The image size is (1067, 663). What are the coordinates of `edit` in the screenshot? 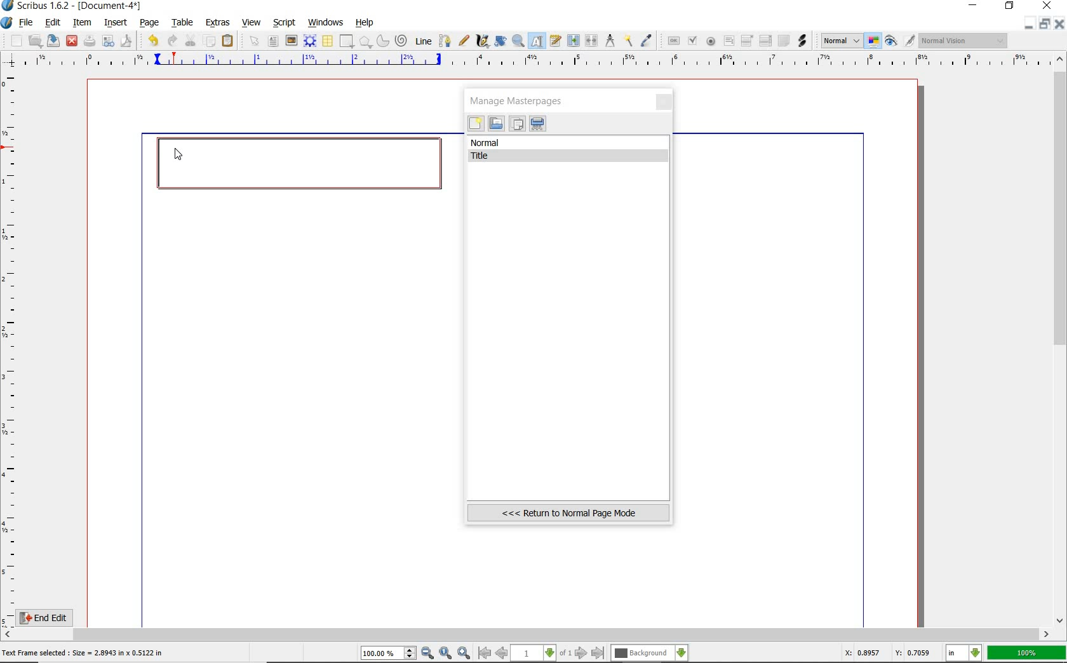 It's located at (51, 23).